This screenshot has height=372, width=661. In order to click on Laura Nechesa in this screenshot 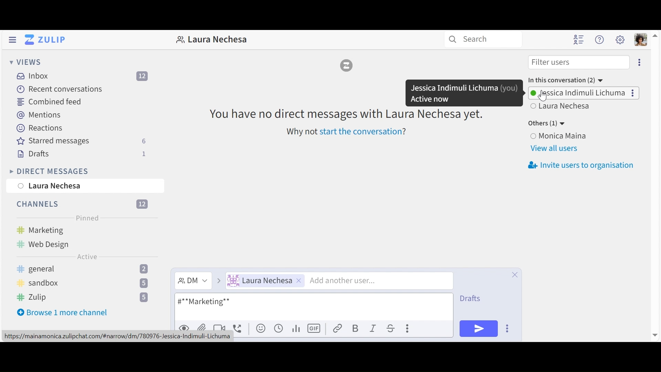, I will do `click(51, 187)`.